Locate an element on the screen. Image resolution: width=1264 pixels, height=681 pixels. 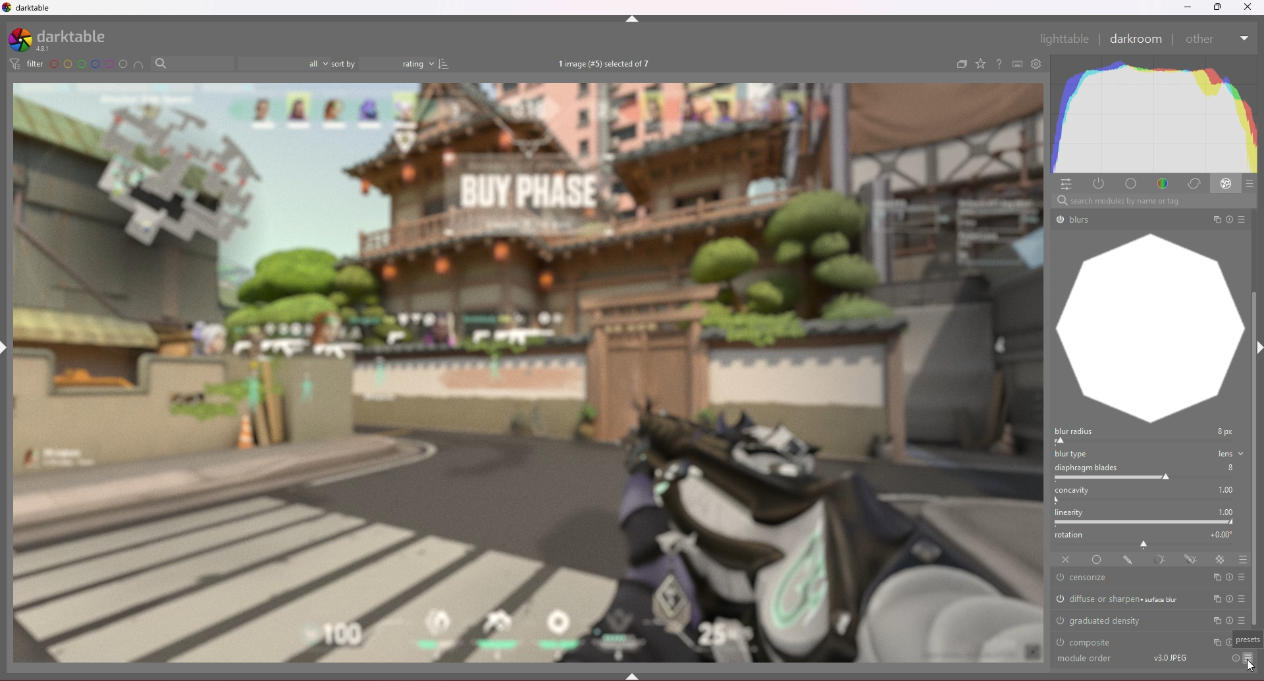
 is located at coordinates (1074, 221).